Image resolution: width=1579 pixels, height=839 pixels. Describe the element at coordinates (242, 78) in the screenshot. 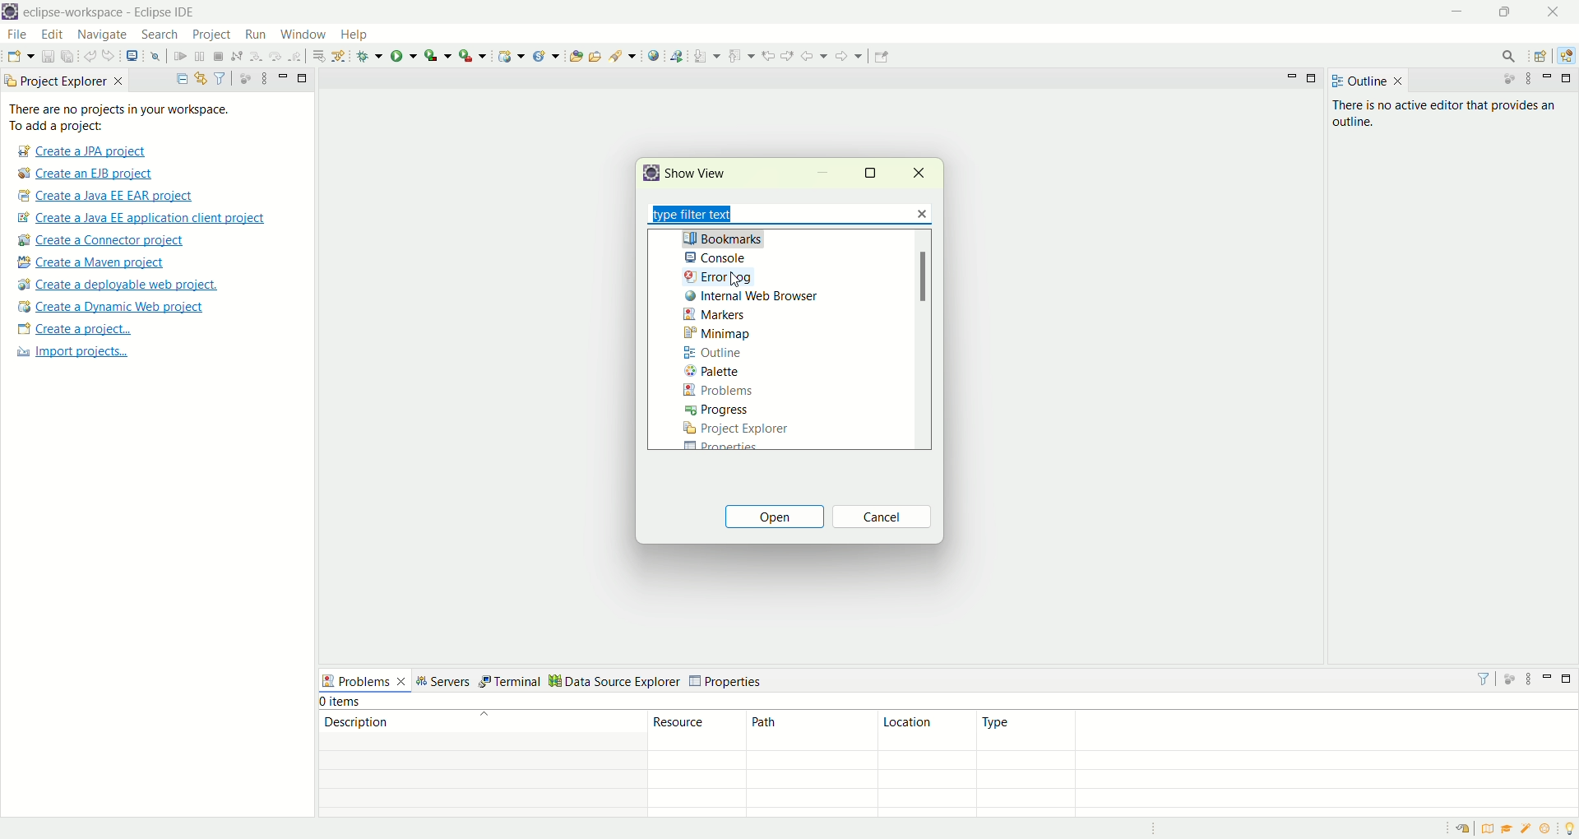

I see `focus on active tasks` at that location.